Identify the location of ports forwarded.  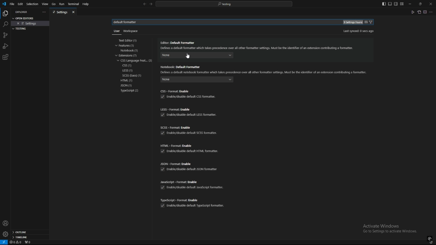
(29, 243).